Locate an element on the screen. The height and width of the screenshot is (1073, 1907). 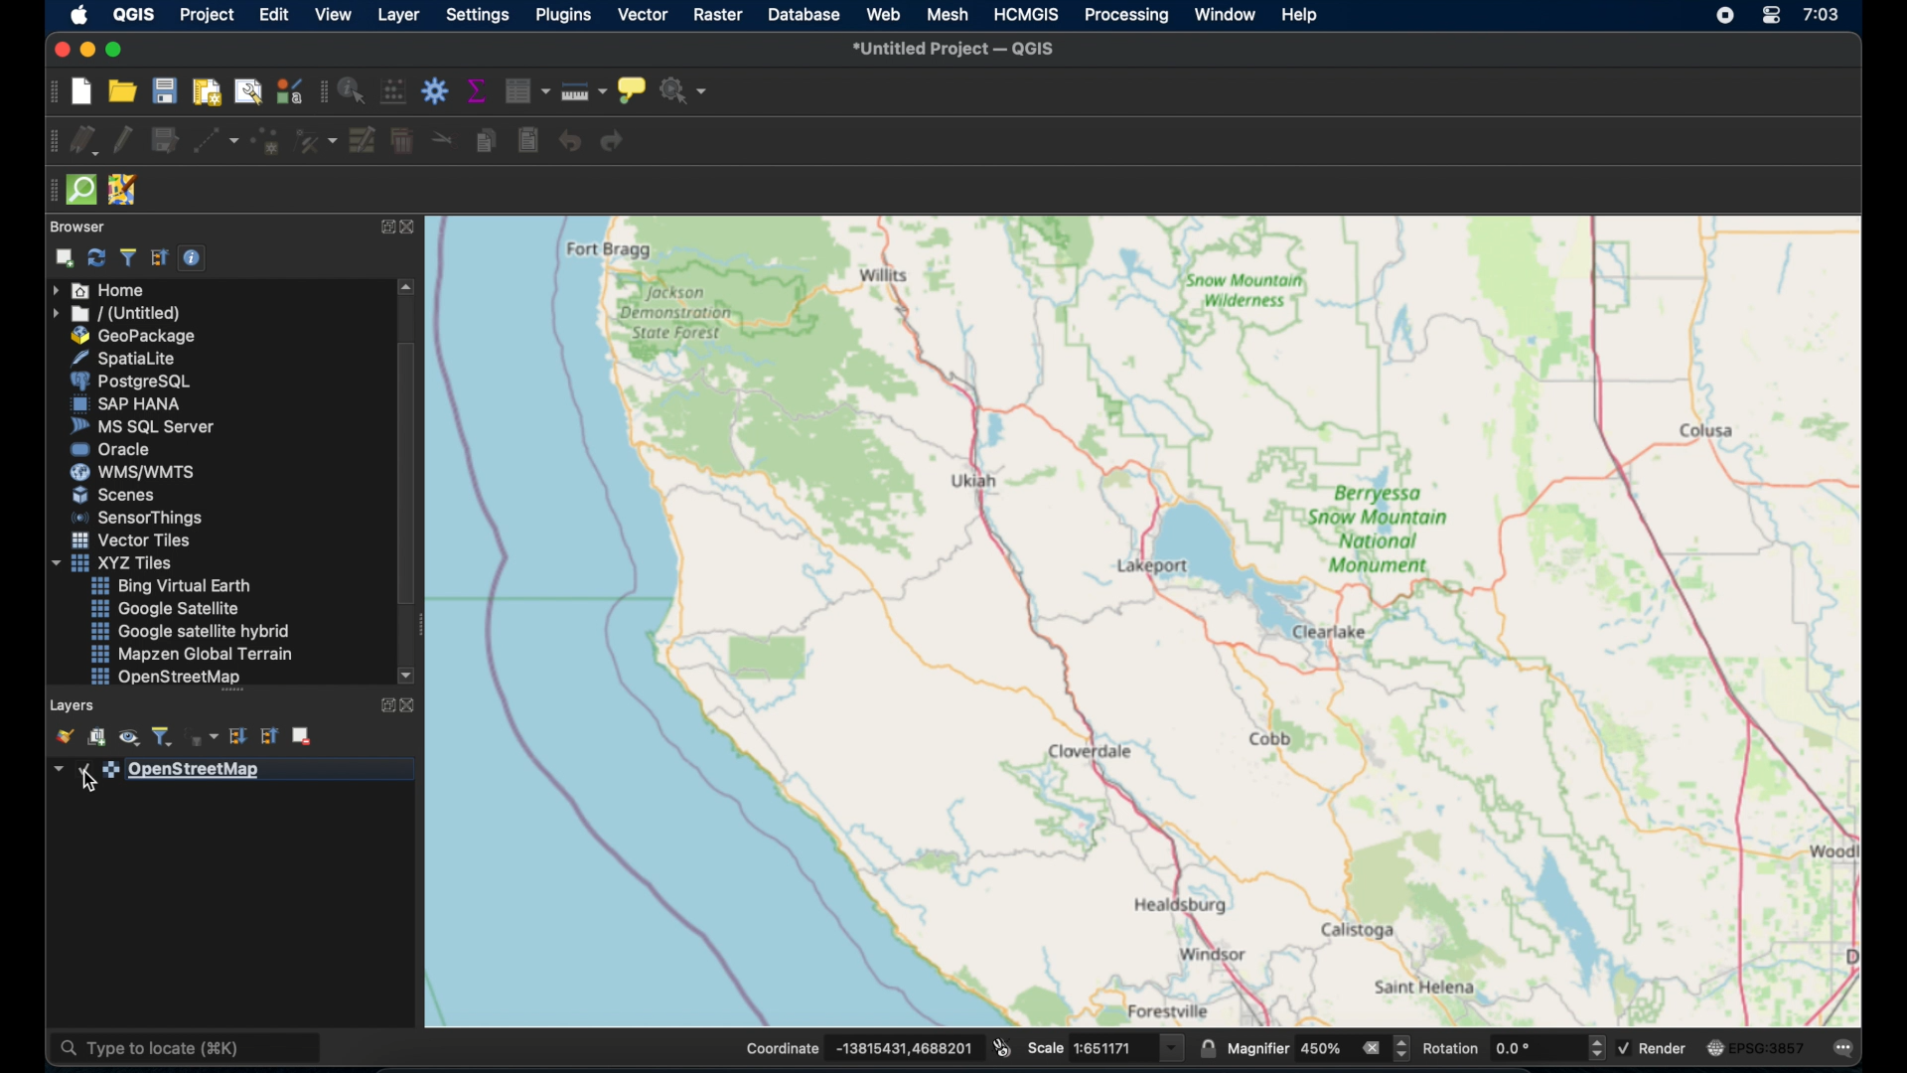
untitled project is located at coordinates (950, 45).